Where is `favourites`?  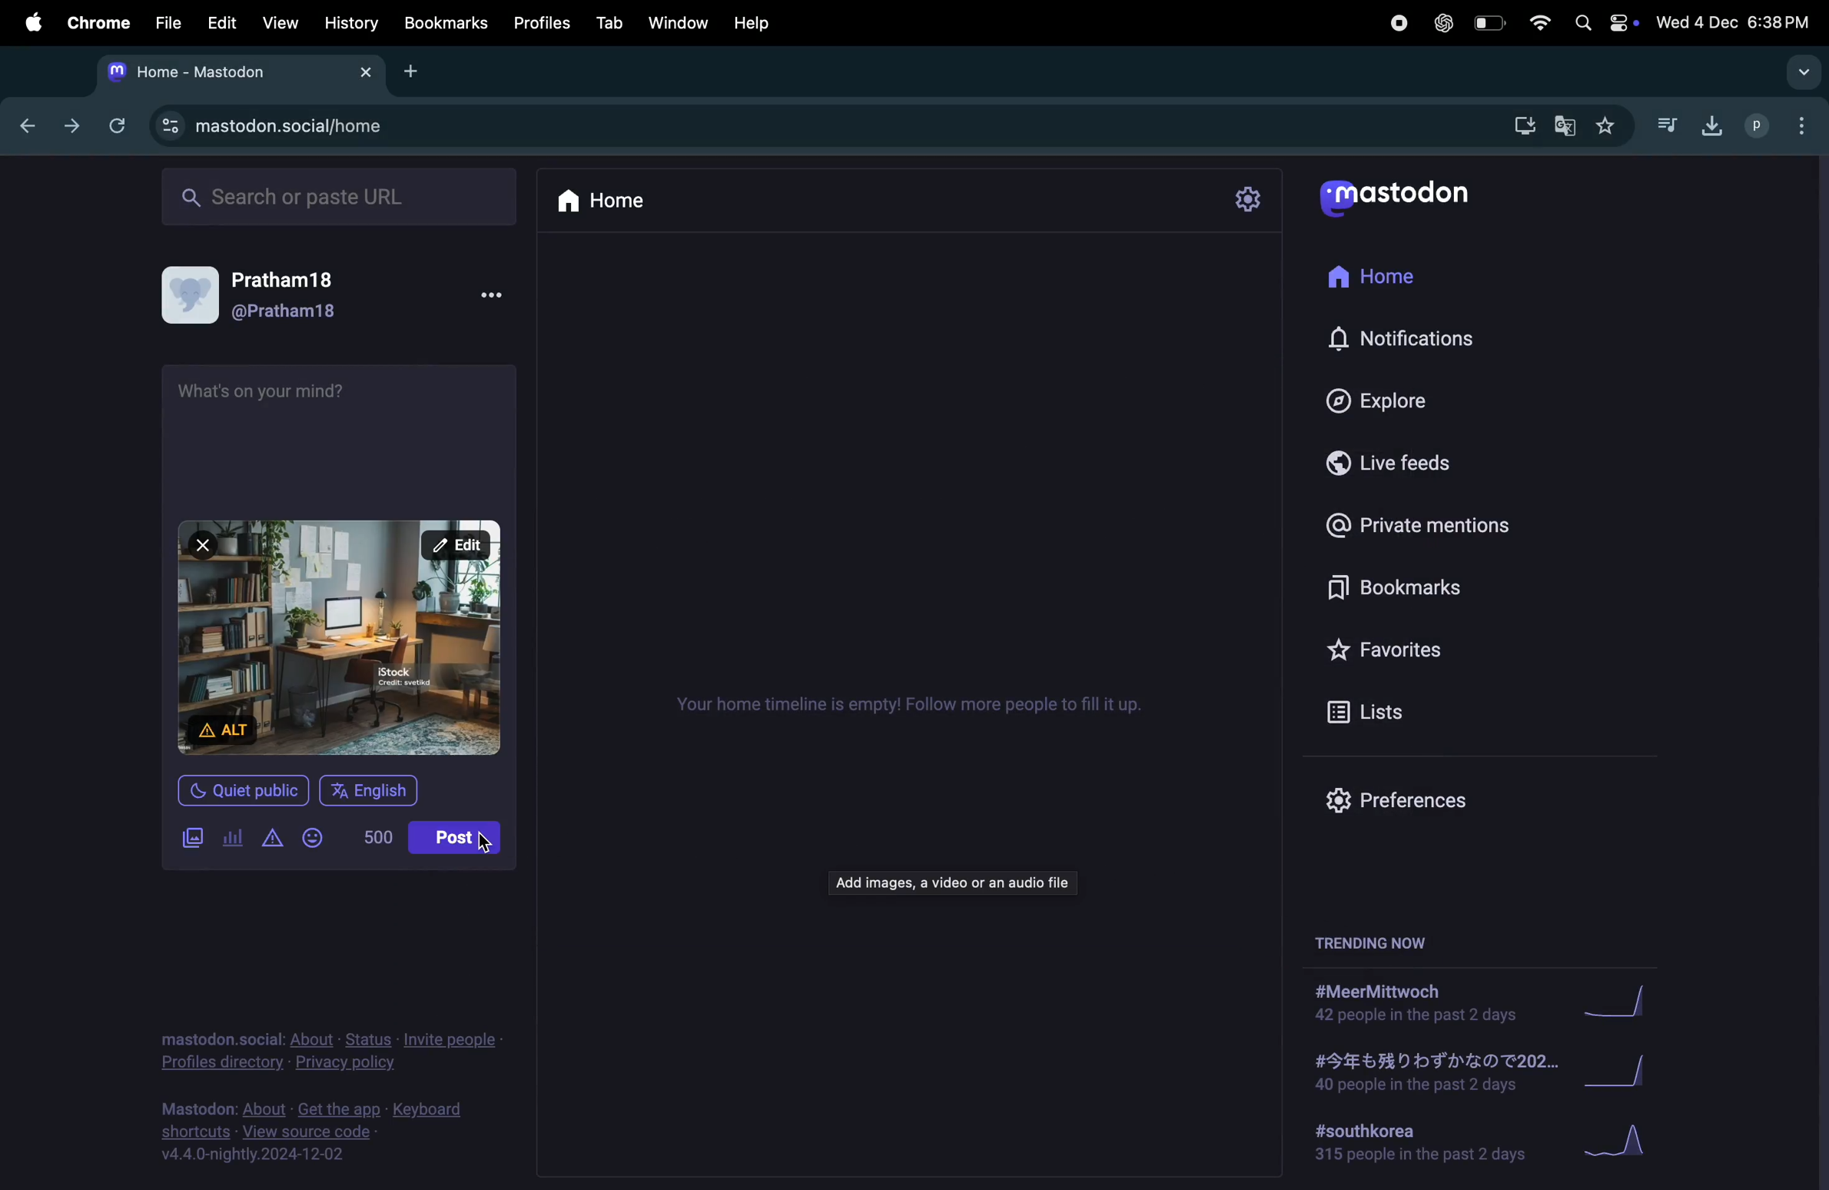
favourites is located at coordinates (1608, 126).